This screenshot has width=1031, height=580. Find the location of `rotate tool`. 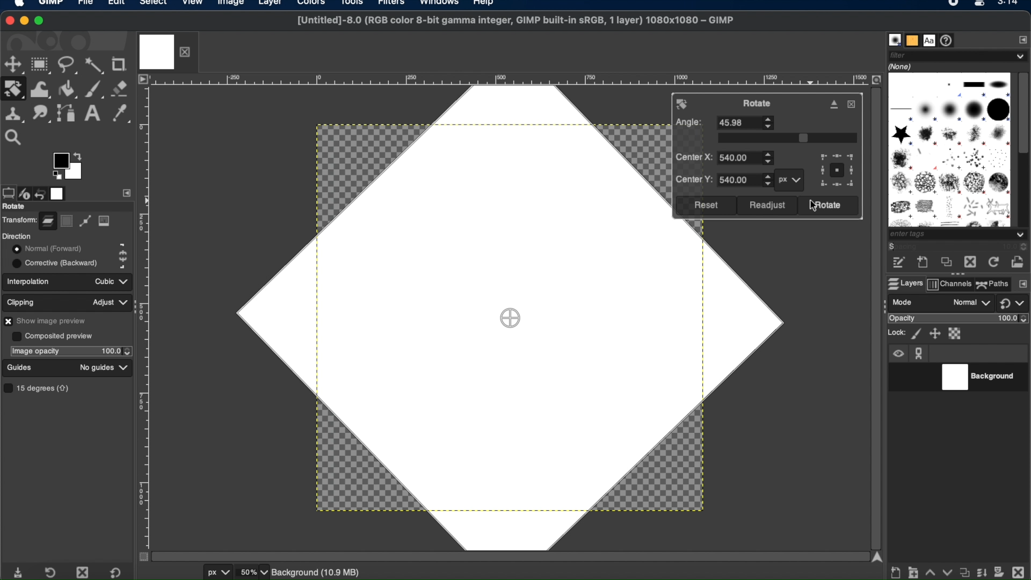

rotate tool is located at coordinates (14, 89).